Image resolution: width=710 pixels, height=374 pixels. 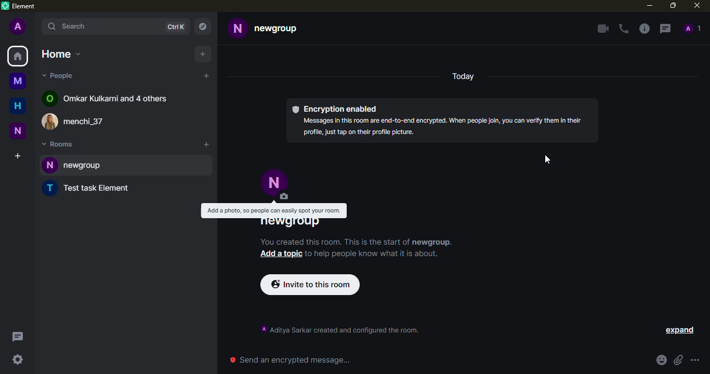 I want to click on ‘You created this room. This is the start of newgroup., so click(x=356, y=243).